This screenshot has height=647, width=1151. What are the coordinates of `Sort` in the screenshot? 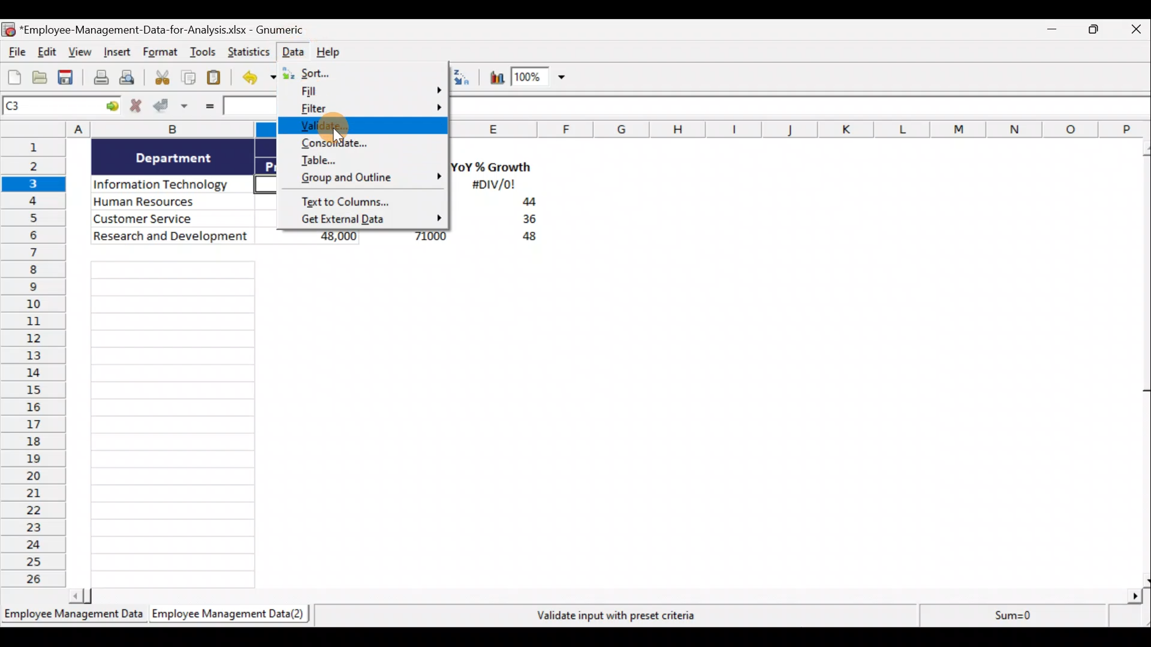 It's located at (366, 73).